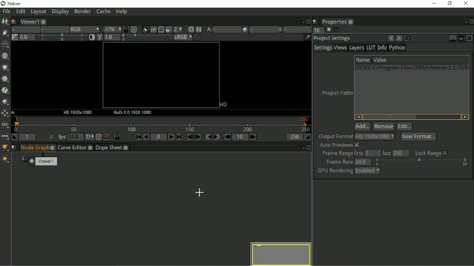 This screenshot has height=266, width=474. What do you see at coordinates (87, 137) in the screenshot?
I see `Set time display format` at bounding box center [87, 137].